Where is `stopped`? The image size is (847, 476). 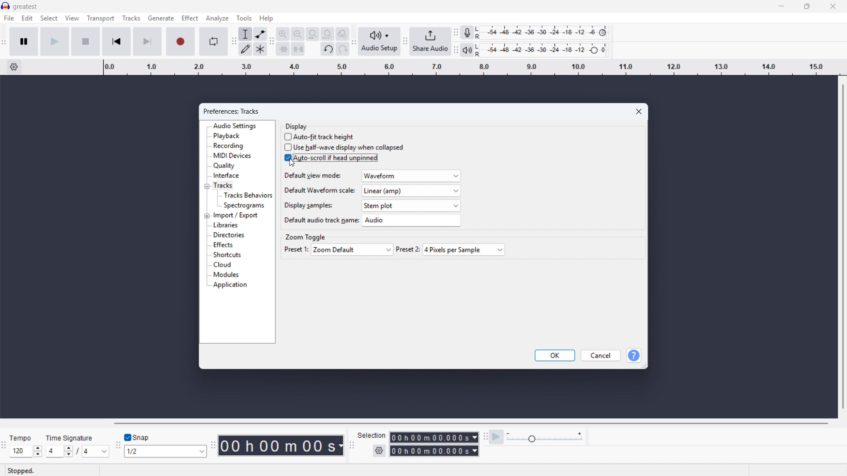
stopped is located at coordinates (20, 471).